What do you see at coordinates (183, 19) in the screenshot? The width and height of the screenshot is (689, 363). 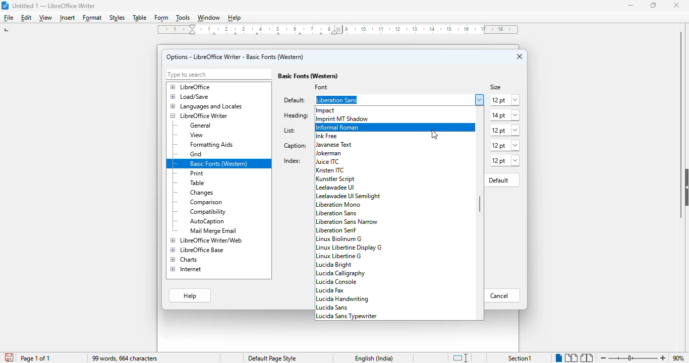 I see `tools` at bounding box center [183, 19].